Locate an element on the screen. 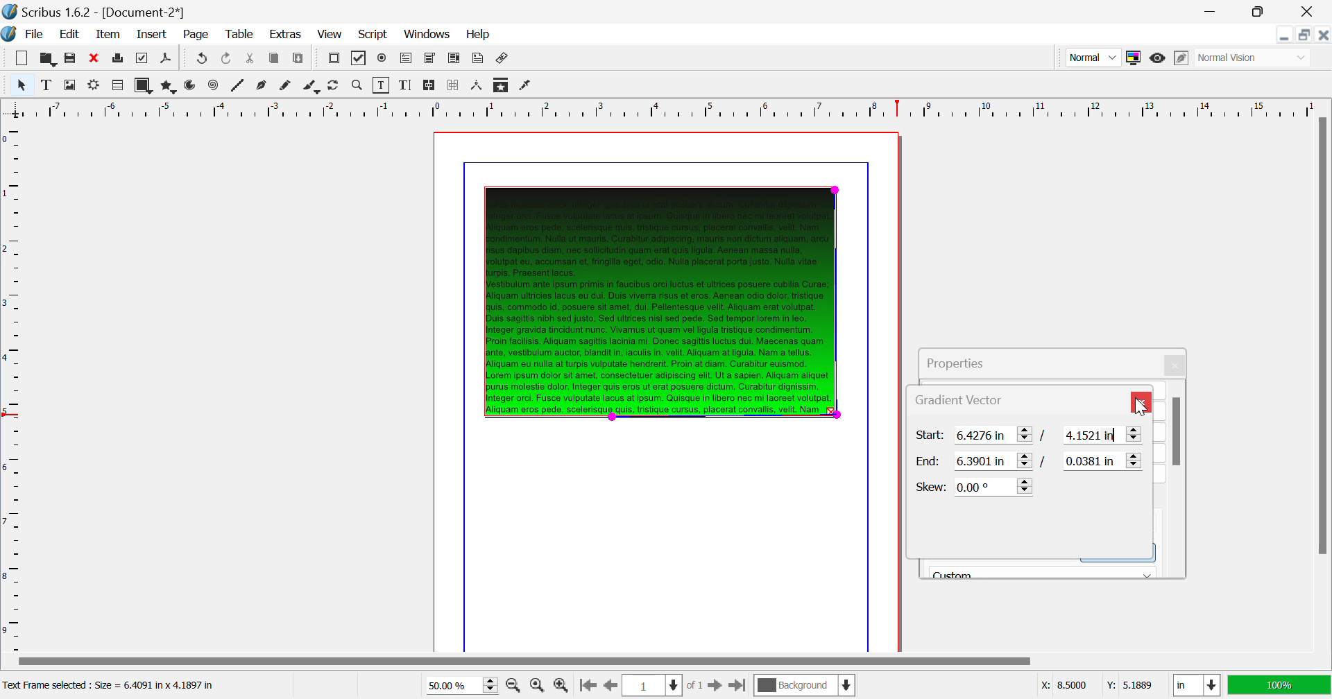  Cut is located at coordinates (251, 60).